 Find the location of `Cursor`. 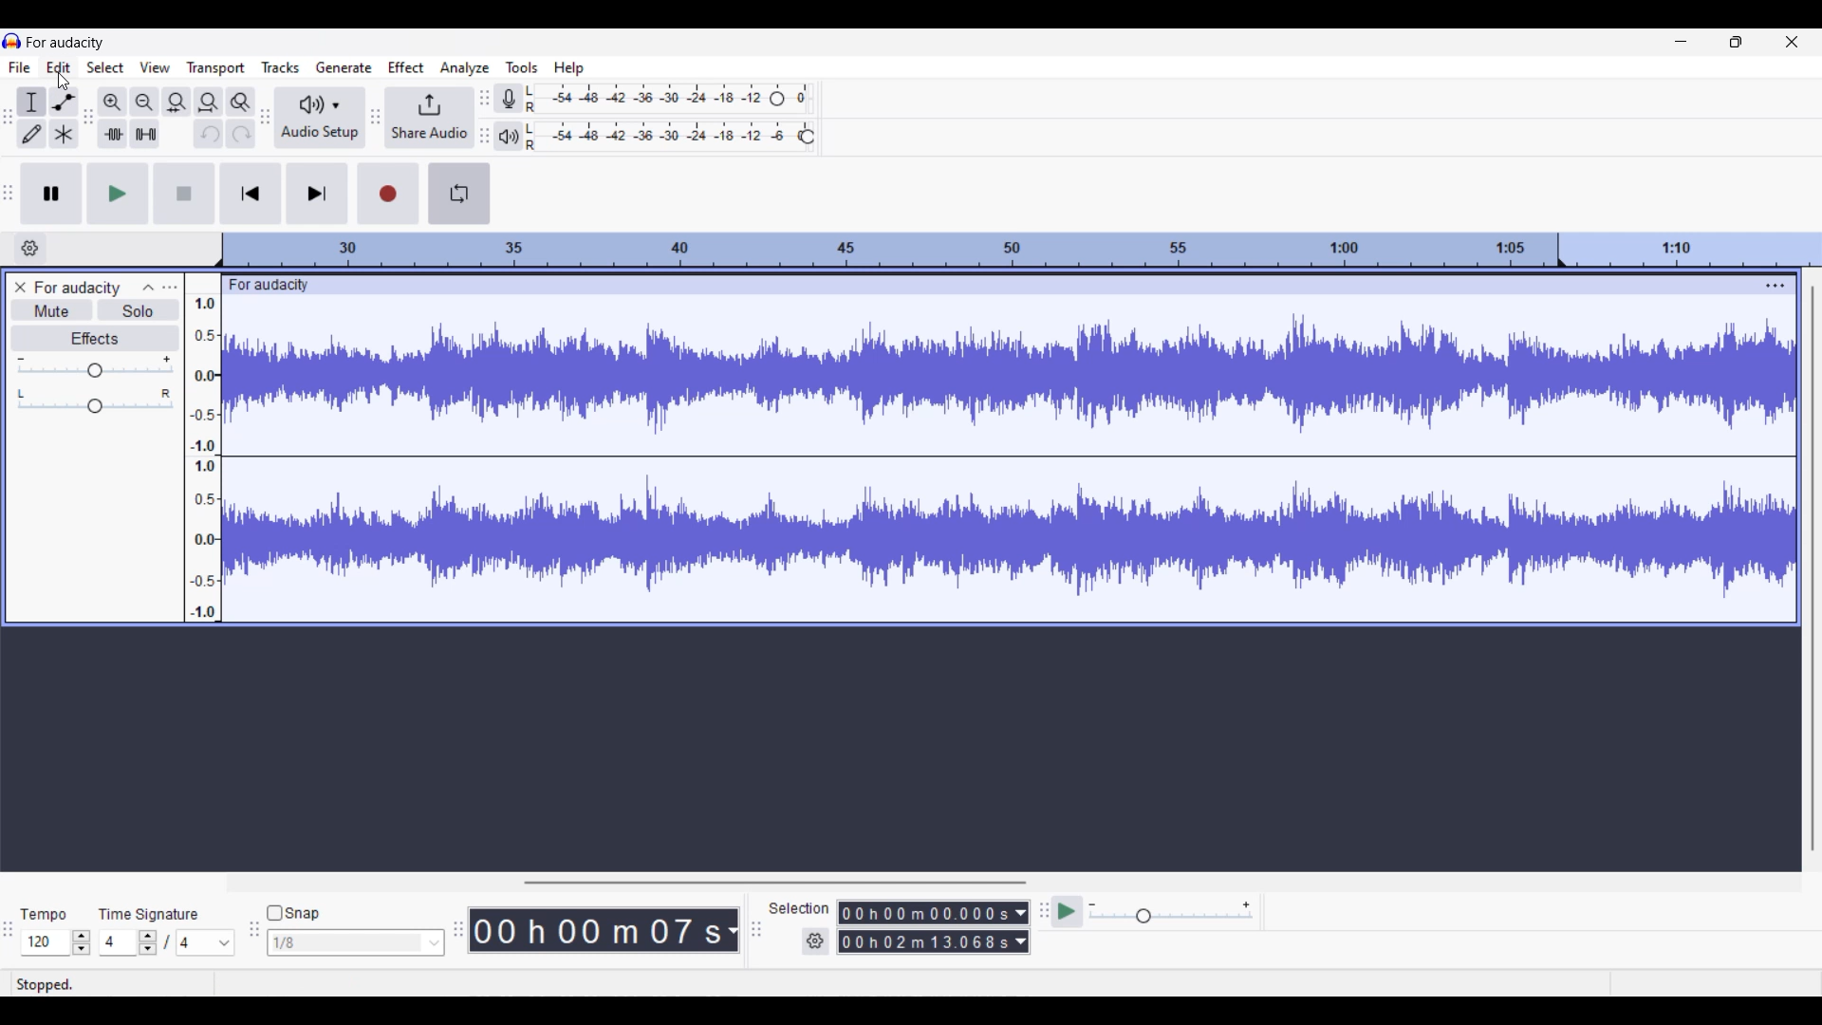

Cursor is located at coordinates (62, 81).